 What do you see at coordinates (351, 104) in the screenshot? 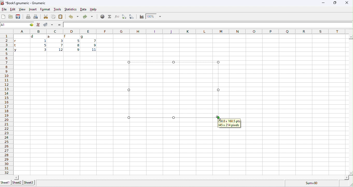
I see `vertical slider` at bounding box center [351, 104].